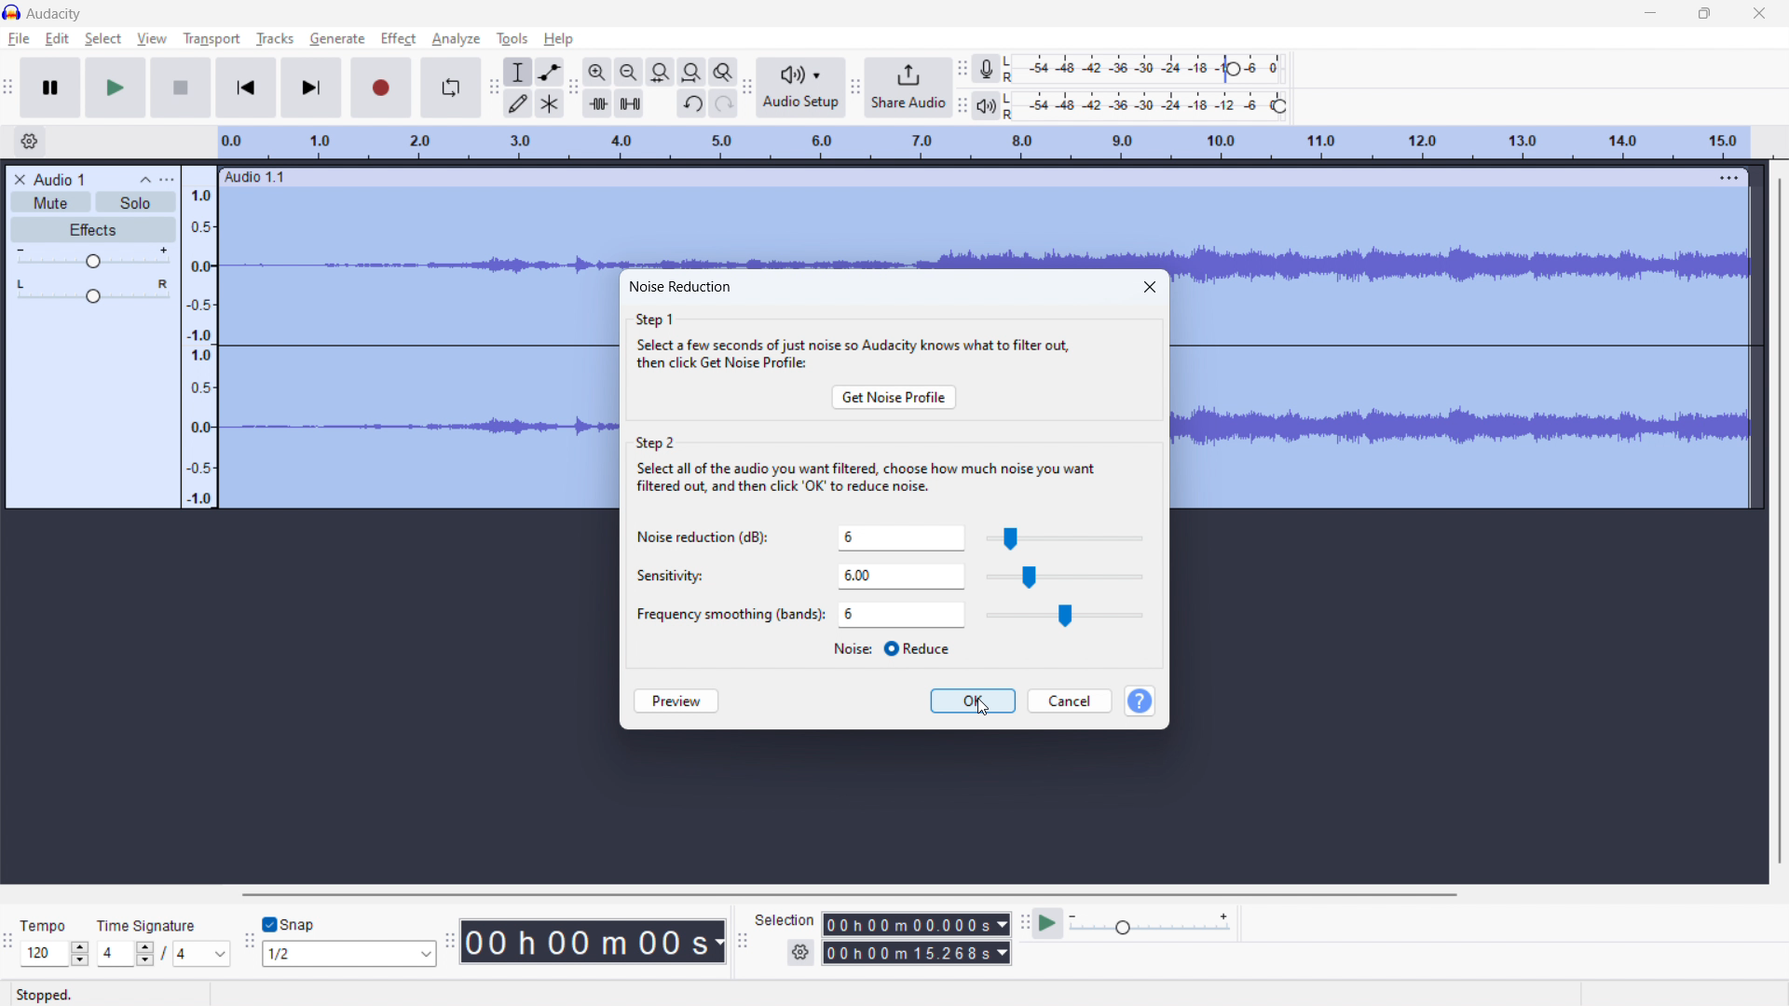  I want to click on slider for selecting noise reduction, so click(1065, 537).